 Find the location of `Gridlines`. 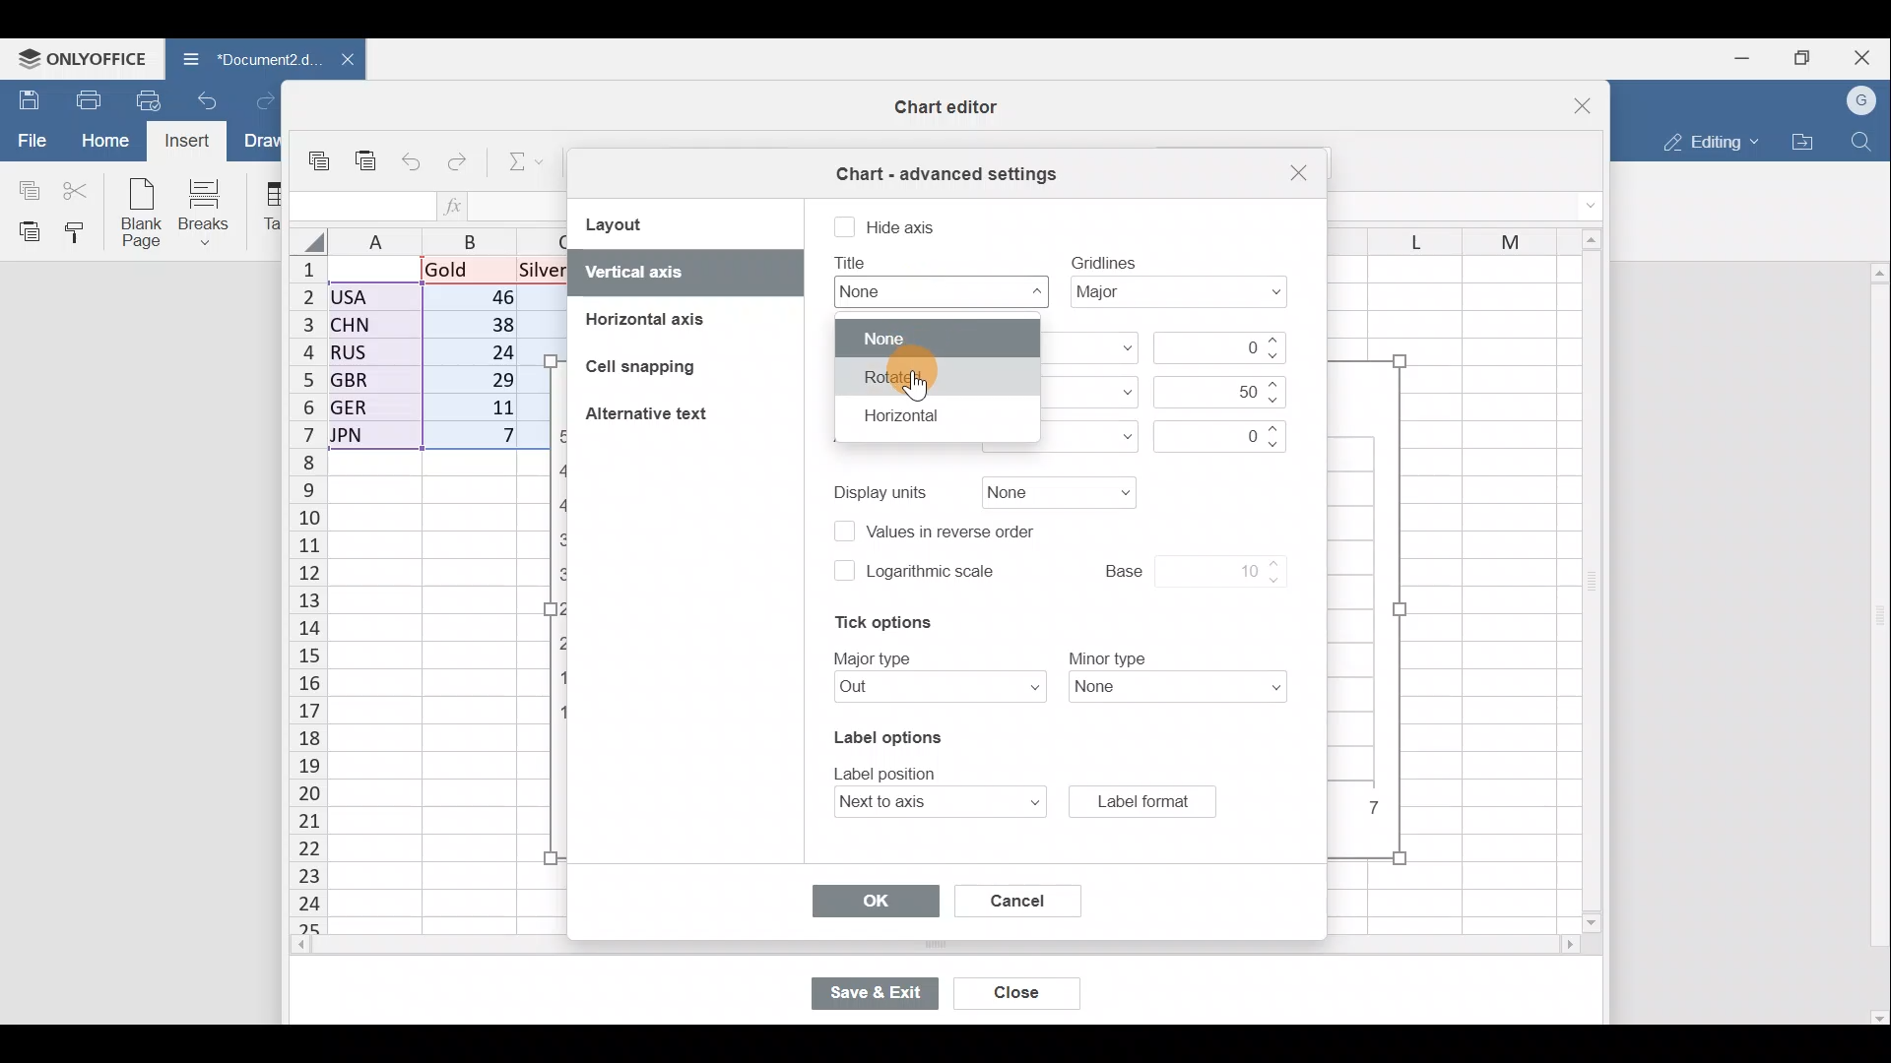

Gridlines is located at coordinates (1177, 293).